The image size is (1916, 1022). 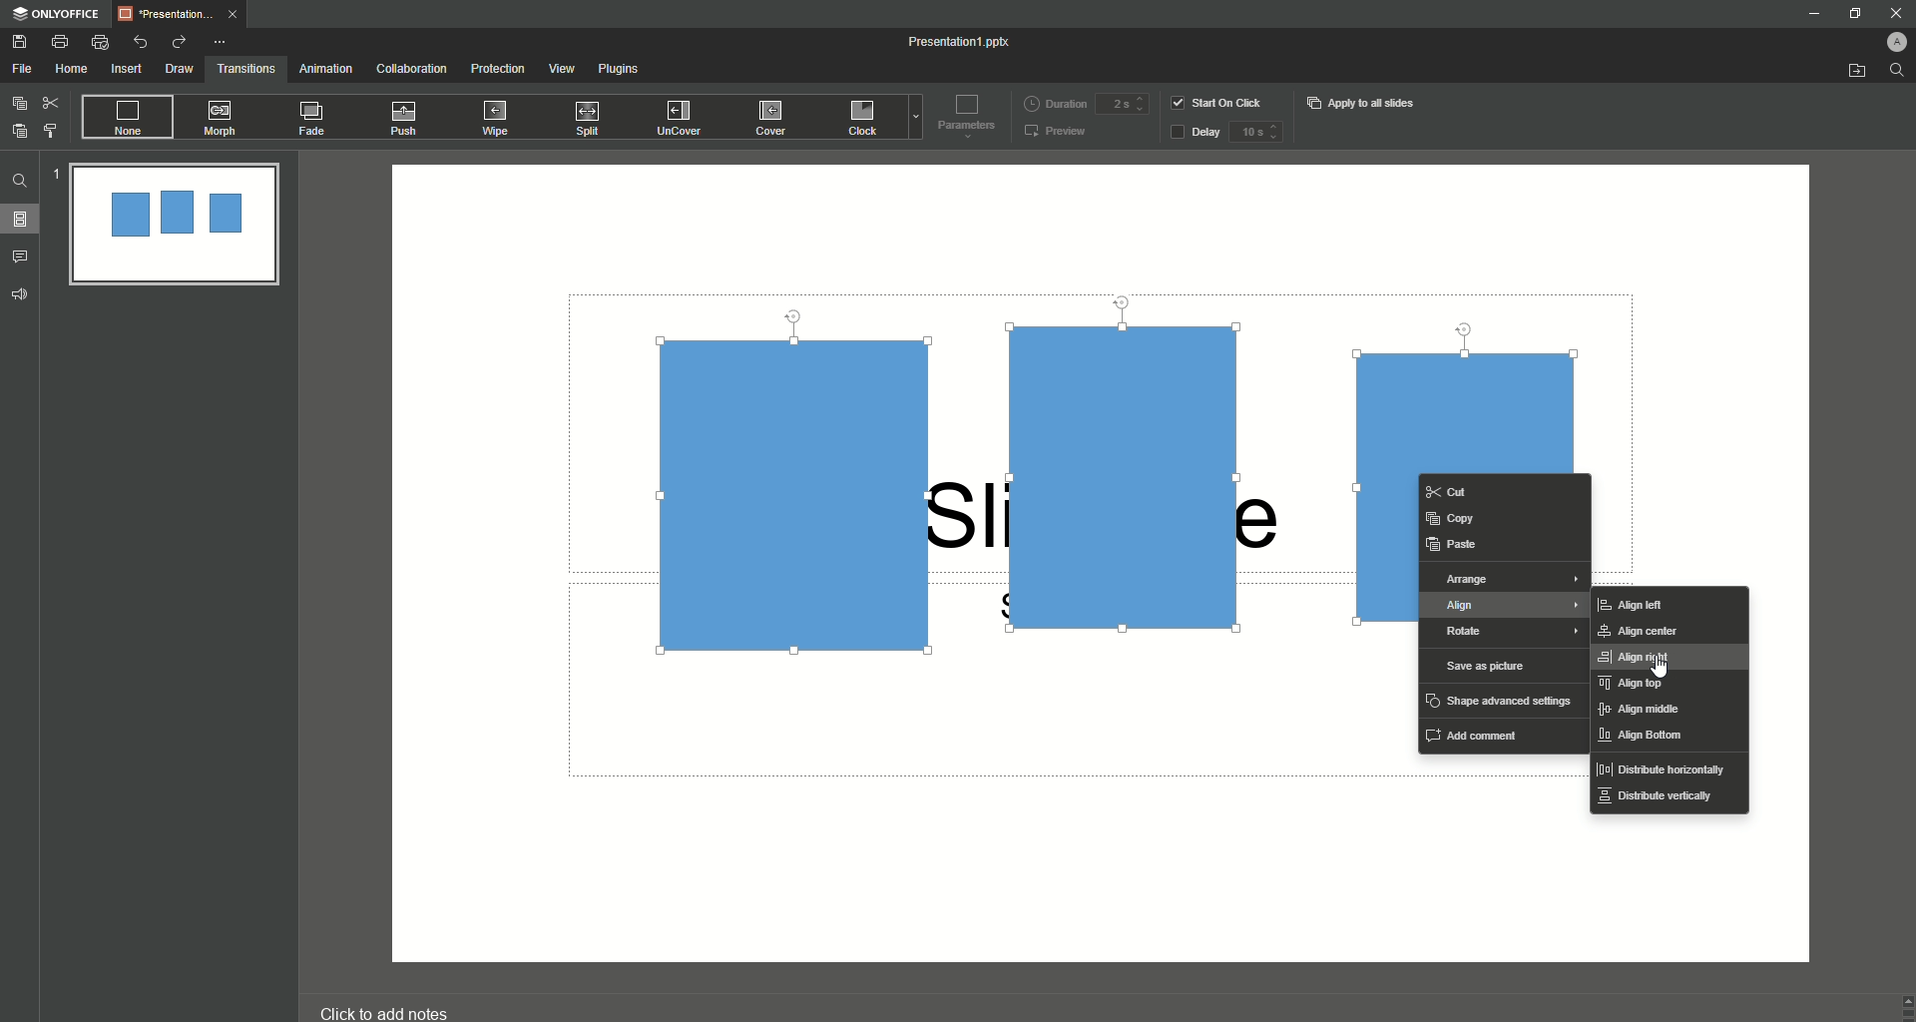 I want to click on Align left, so click(x=1633, y=605).